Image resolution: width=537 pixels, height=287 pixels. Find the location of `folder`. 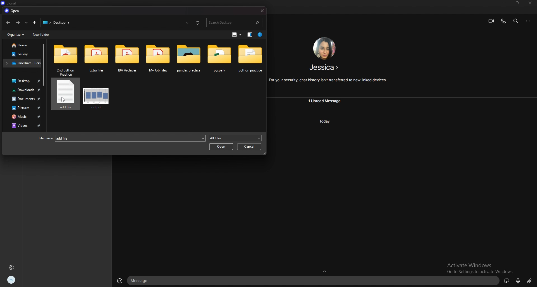

folder is located at coordinates (159, 60).